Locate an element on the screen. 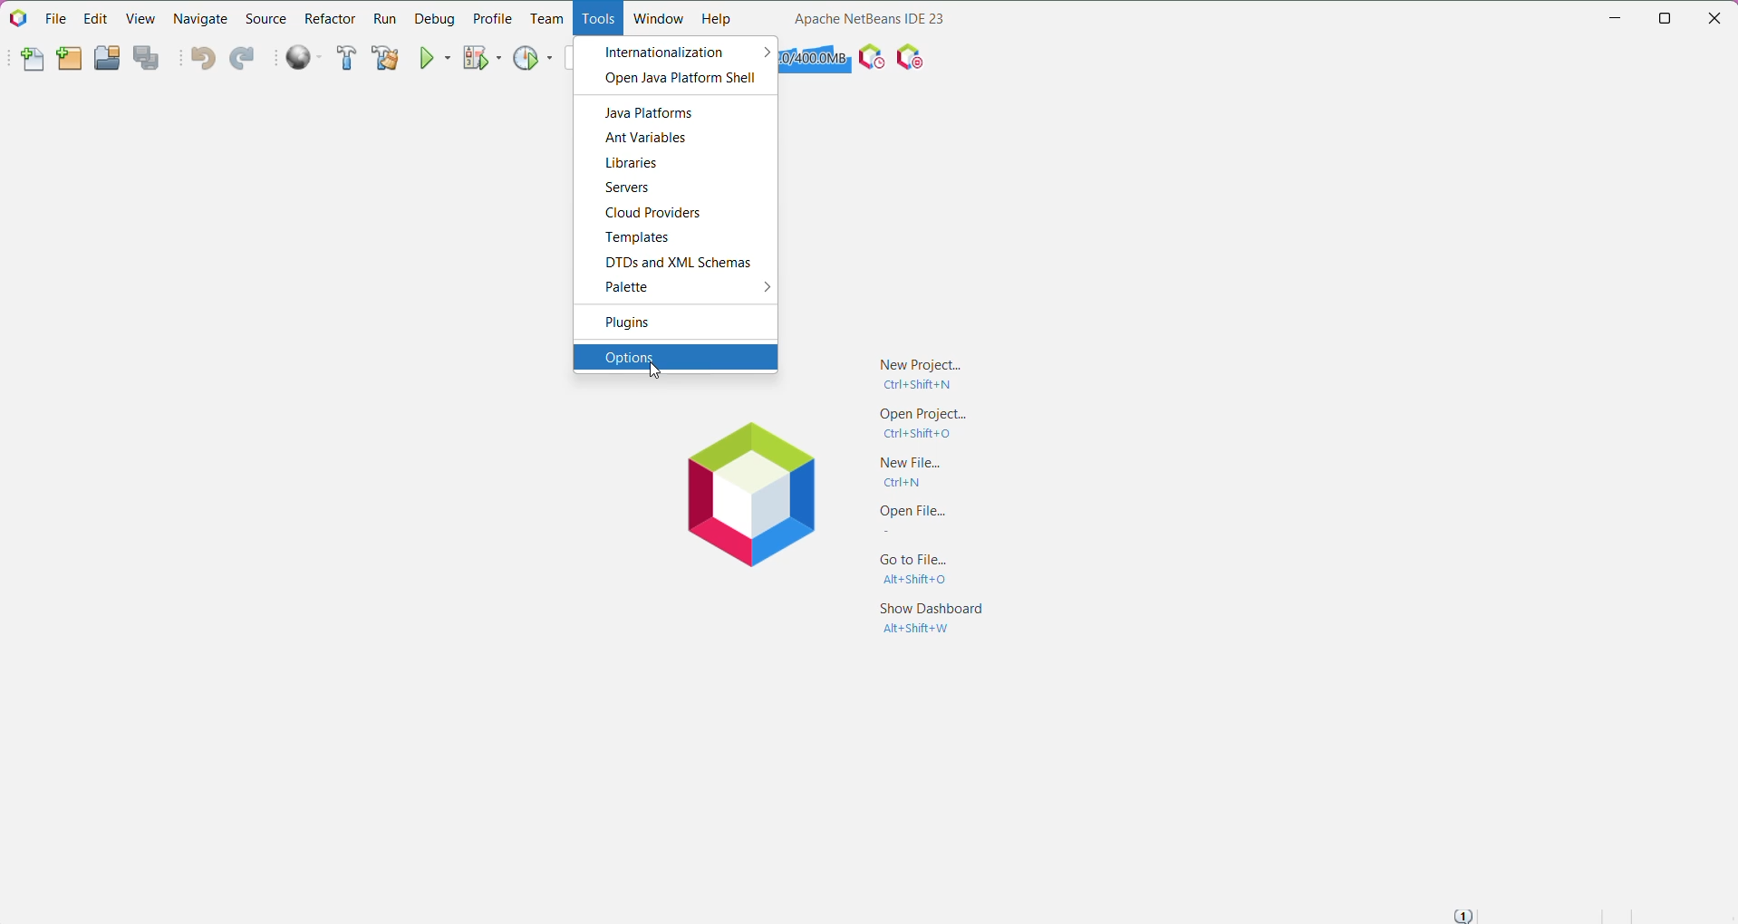 This screenshot has height=924, width=1738. Source is located at coordinates (266, 19).